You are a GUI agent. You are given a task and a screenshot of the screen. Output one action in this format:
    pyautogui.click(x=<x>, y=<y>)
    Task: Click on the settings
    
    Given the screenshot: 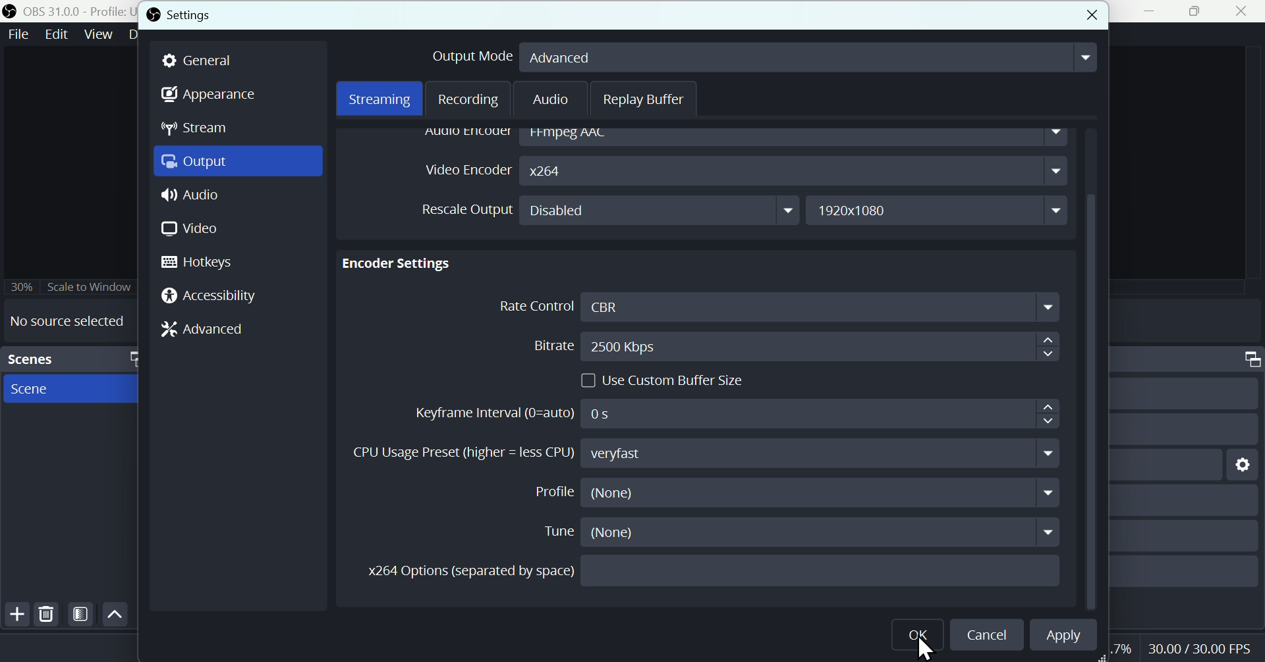 What is the action you would take?
    pyautogui.click(x=1244, y=466)
    